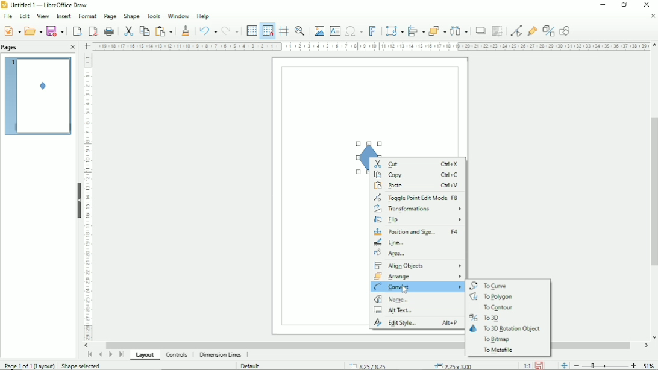 Image resolution: width=658 pixels, height=370 pixels. I want to click on Controls, so click(177, 355).